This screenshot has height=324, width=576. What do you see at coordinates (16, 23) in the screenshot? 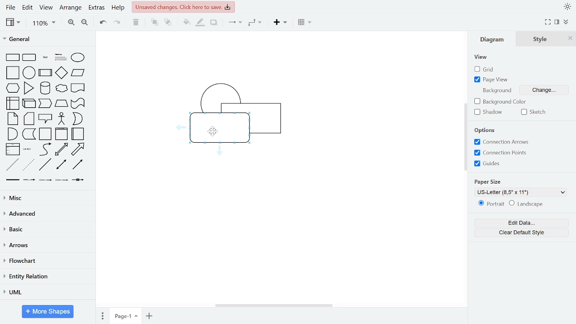
I see `view` at bounding box center [16, 23].